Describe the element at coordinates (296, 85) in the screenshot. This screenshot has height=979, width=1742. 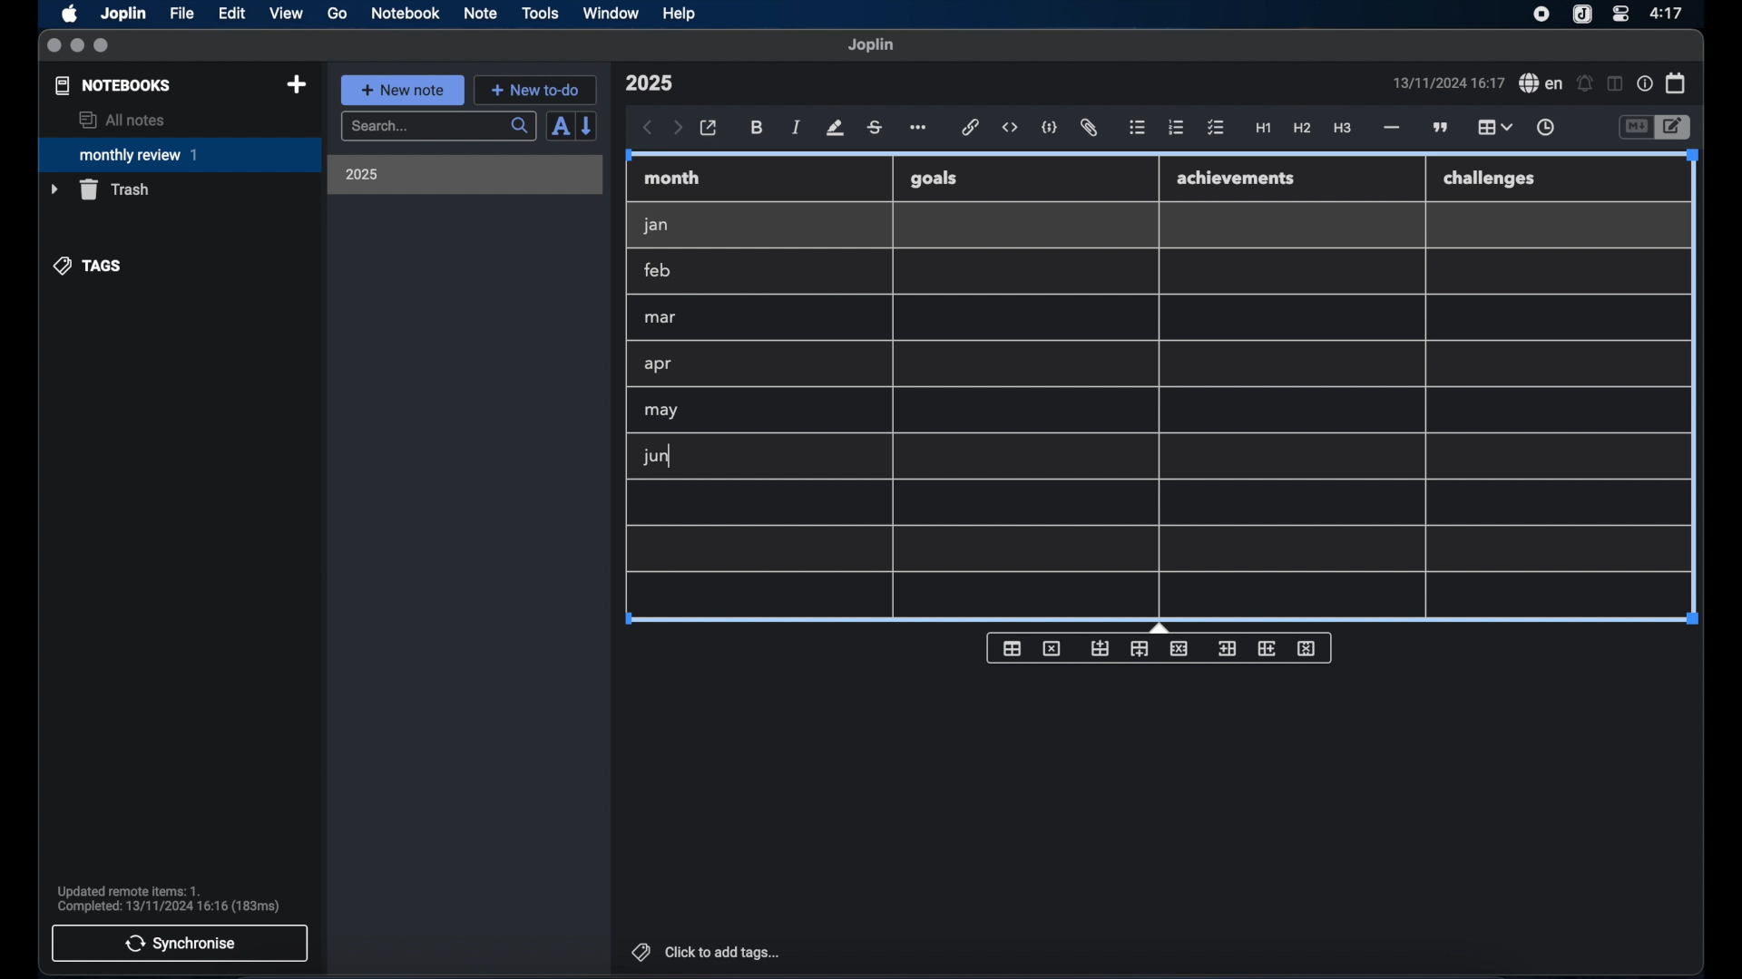
I see `new notebook` at that location.